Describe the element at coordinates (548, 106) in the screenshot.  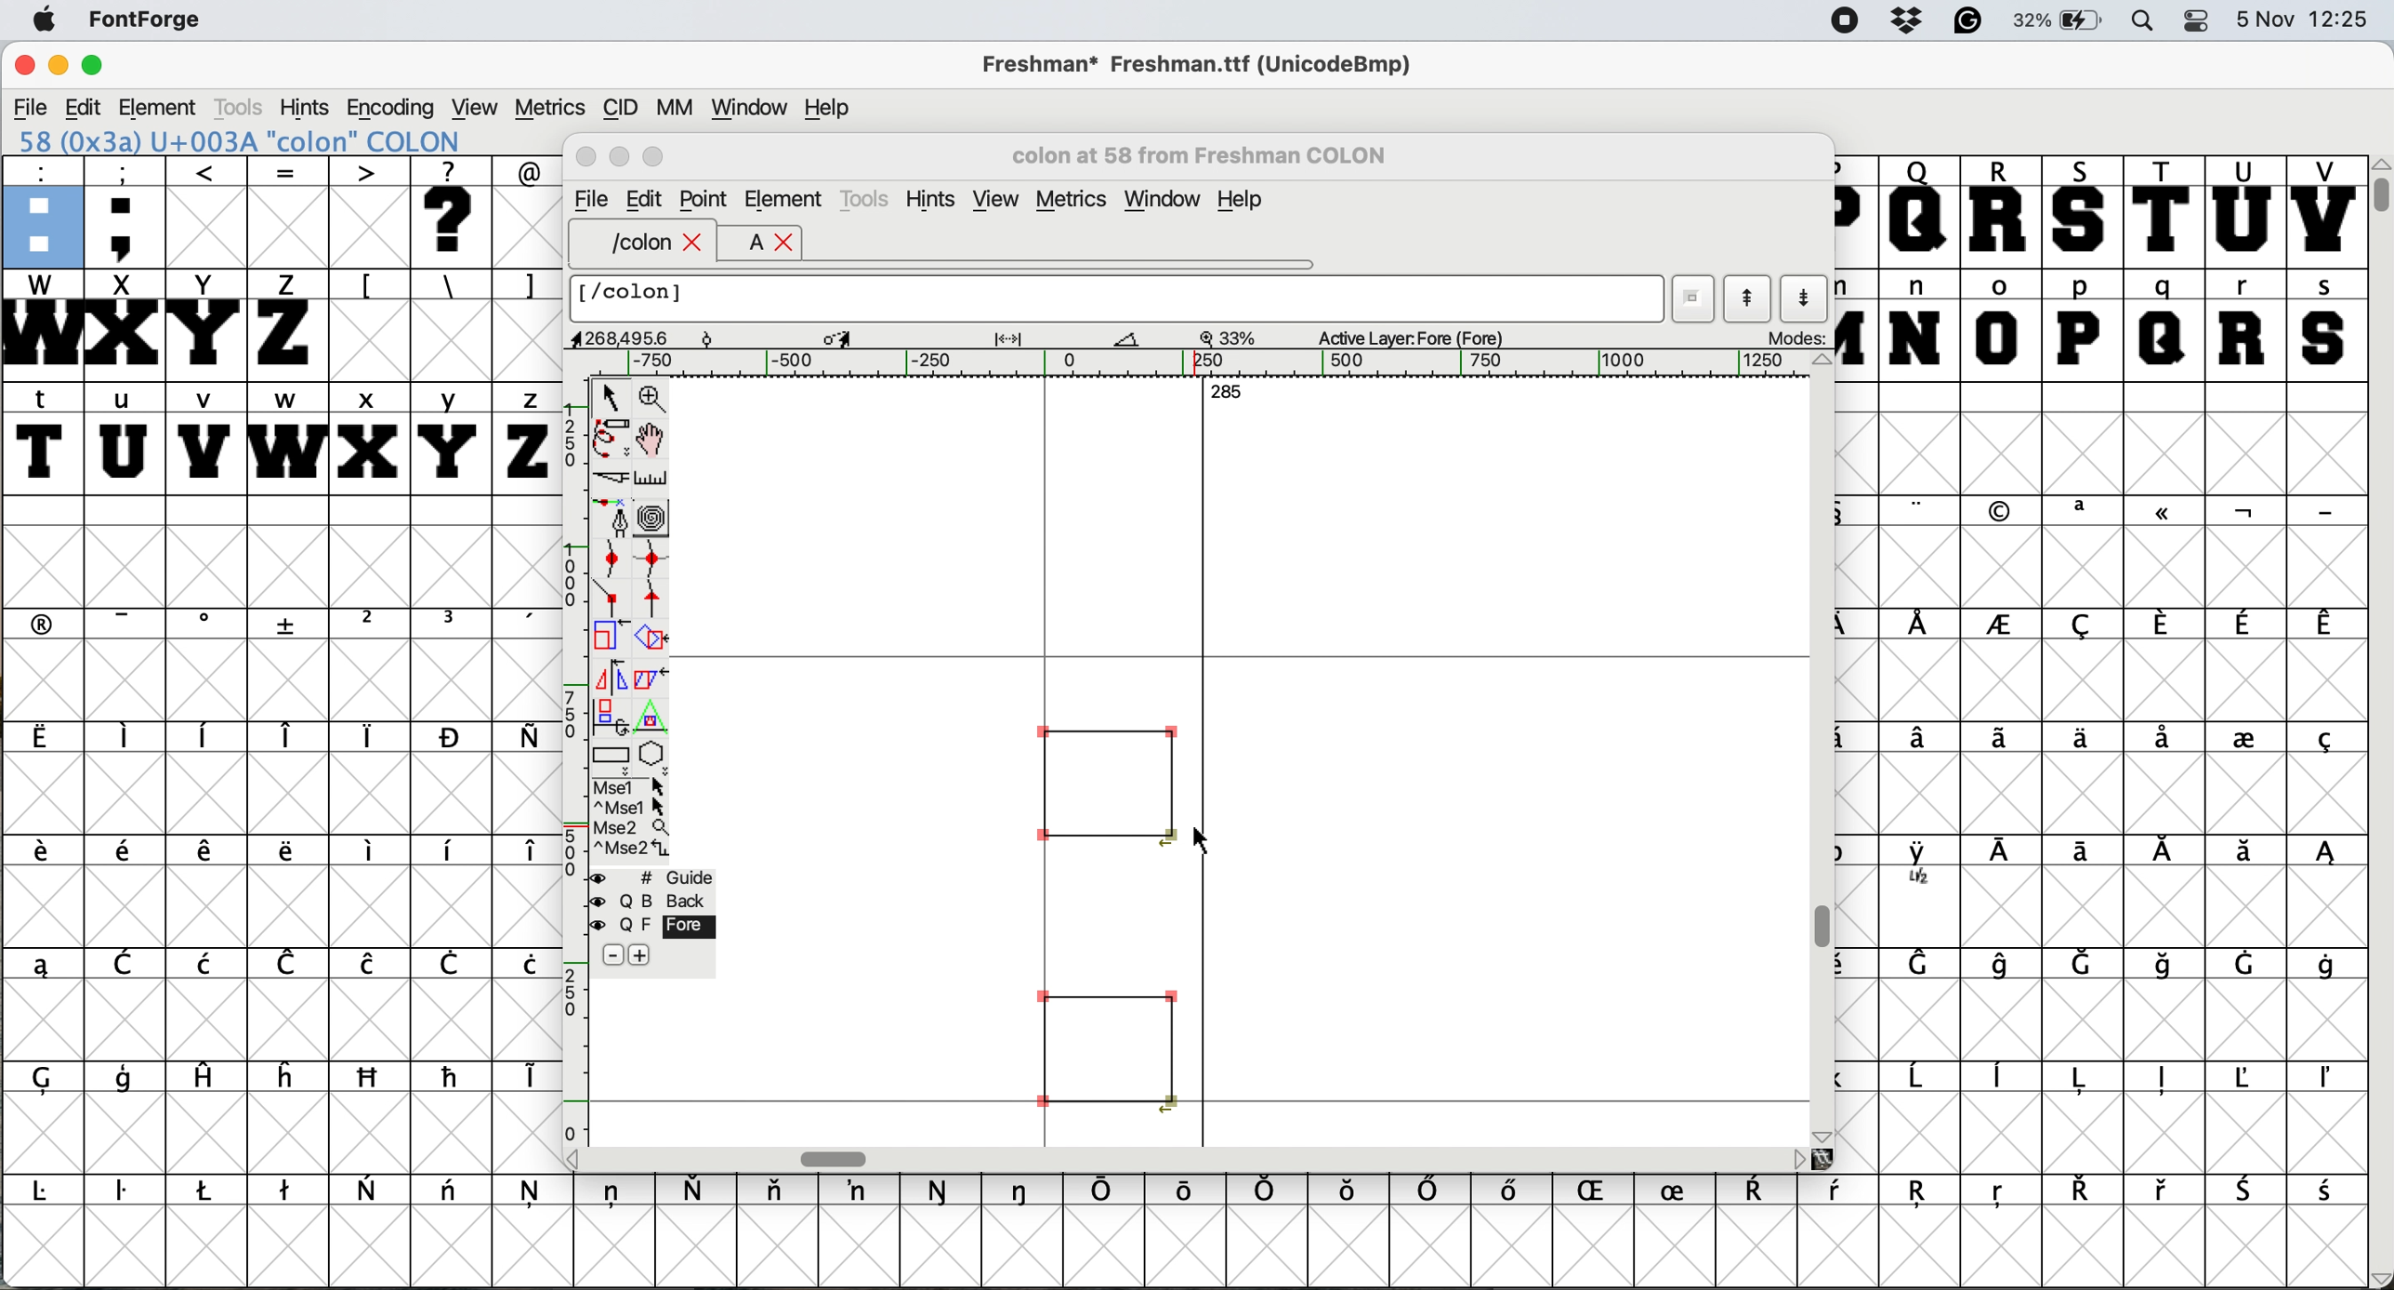
I see `metrics` at that location.